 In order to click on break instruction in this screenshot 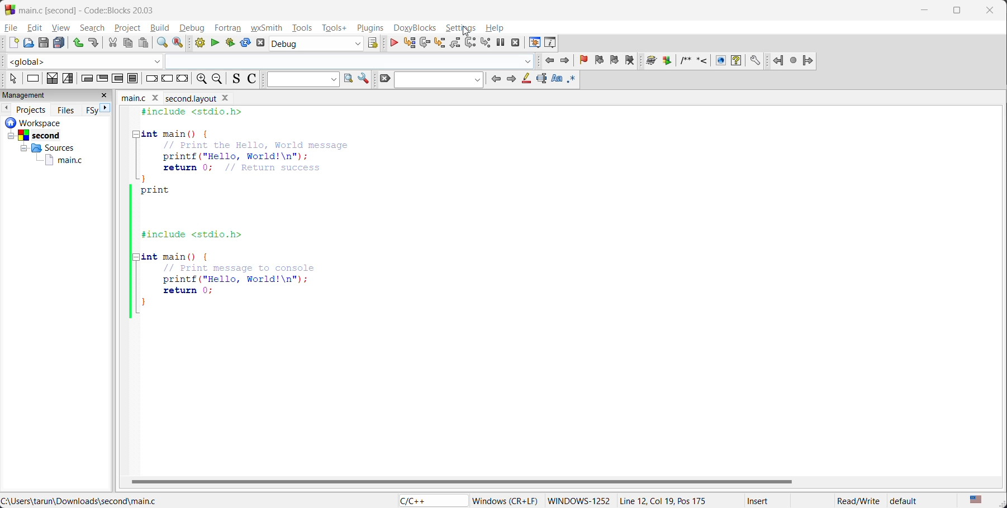, I will do `click(151, 79)`.